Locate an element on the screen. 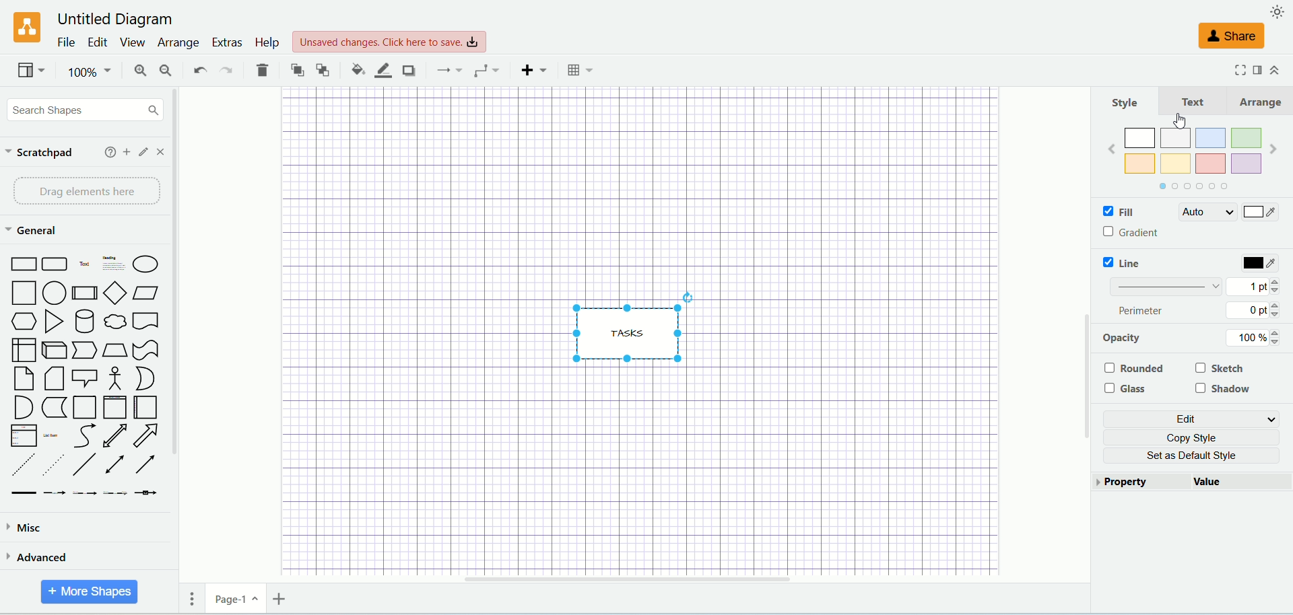 The width and height of the screenshot is (1293, 615). Horizantal Container is located at coordinates (146, 408).